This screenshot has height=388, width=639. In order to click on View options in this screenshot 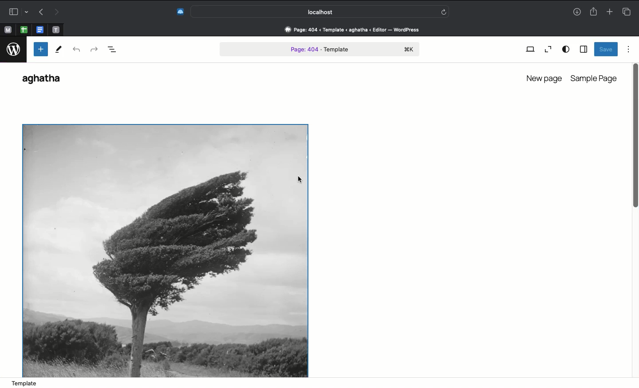, I will do `click(566, 50)`.